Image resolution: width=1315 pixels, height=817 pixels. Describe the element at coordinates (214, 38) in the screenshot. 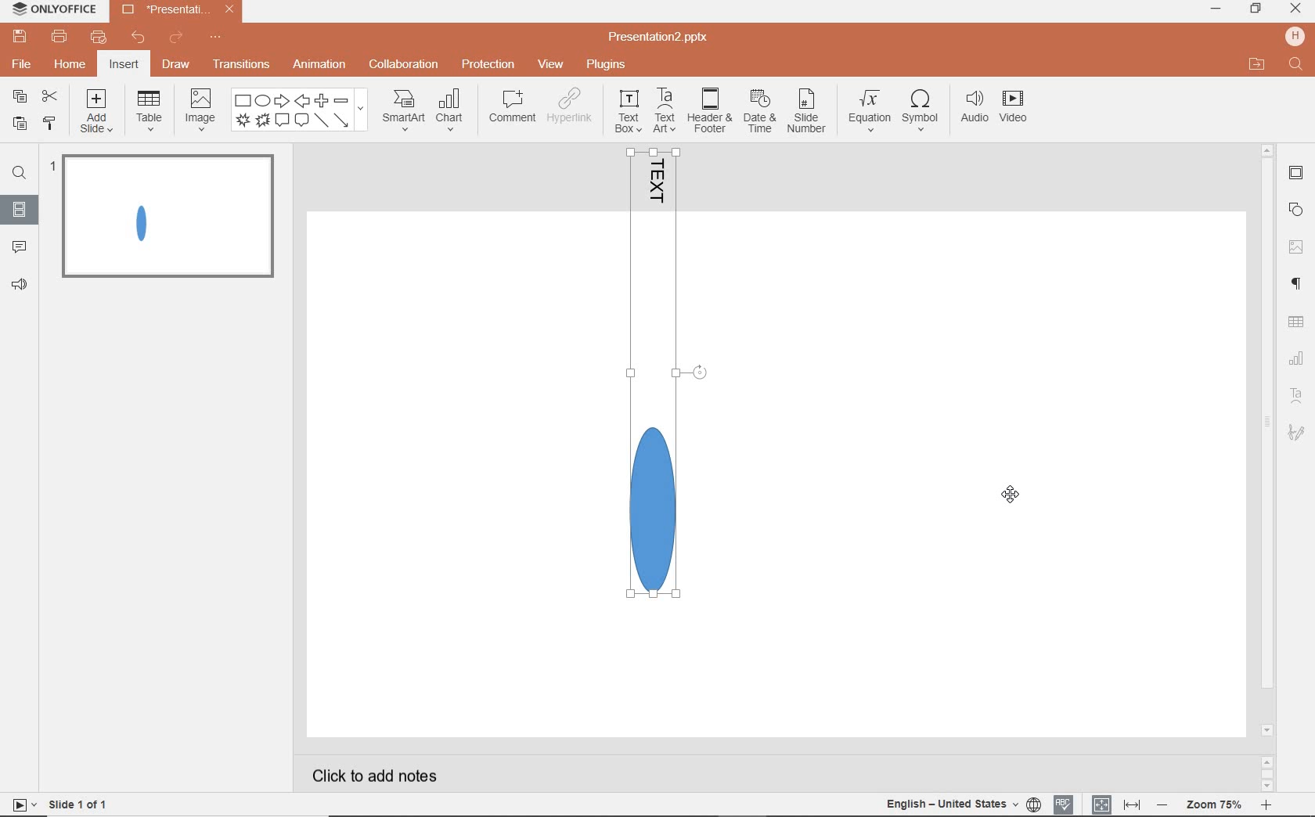

I see `customize quick access toolbar` at that location.